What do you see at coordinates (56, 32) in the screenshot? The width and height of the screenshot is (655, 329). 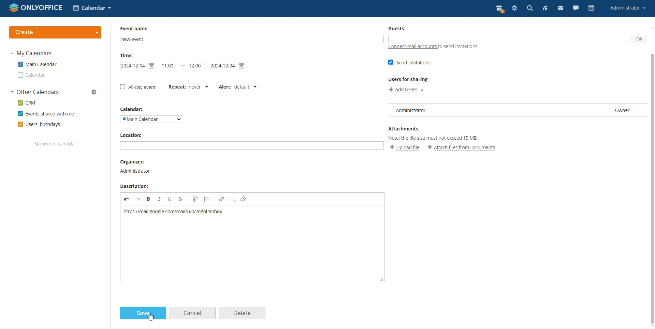 I see `create` at bounding box center [56, 32].